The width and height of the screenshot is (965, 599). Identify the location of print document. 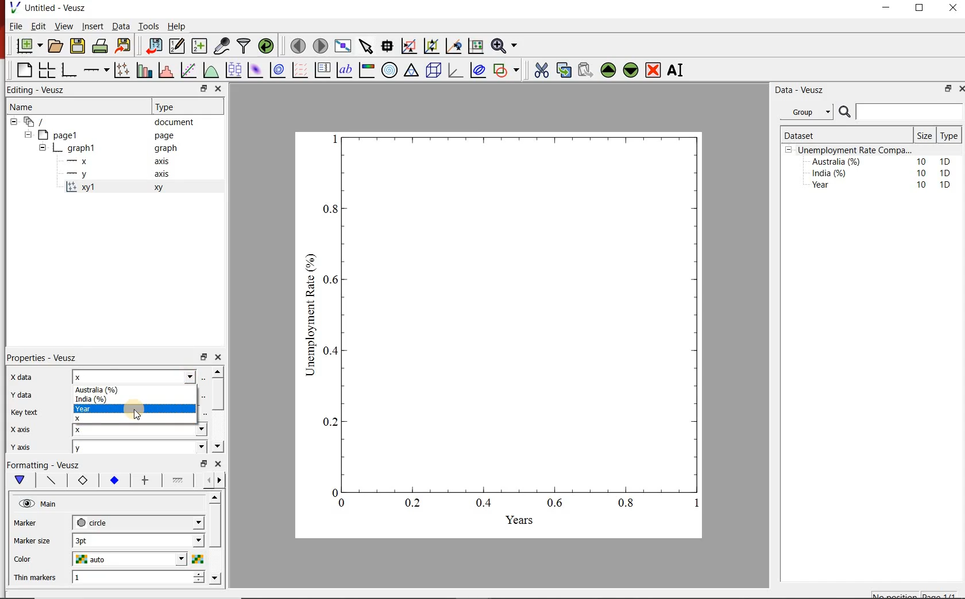
(100, 45).